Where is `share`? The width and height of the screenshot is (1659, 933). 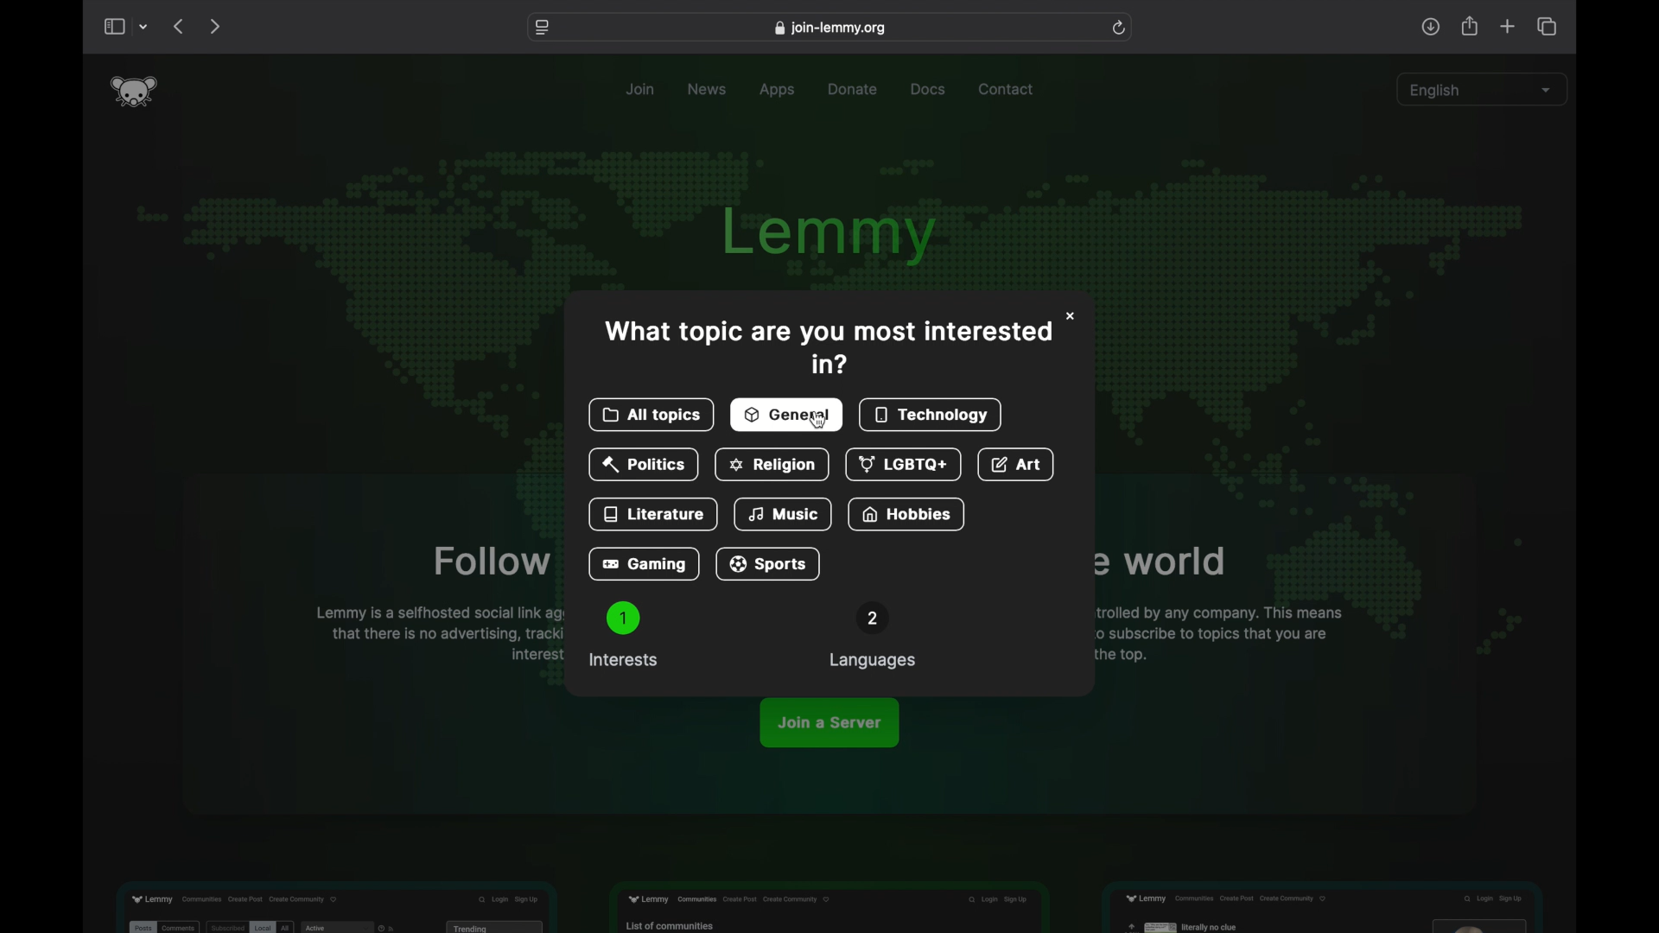
share is located at coordinates (1430, 27).